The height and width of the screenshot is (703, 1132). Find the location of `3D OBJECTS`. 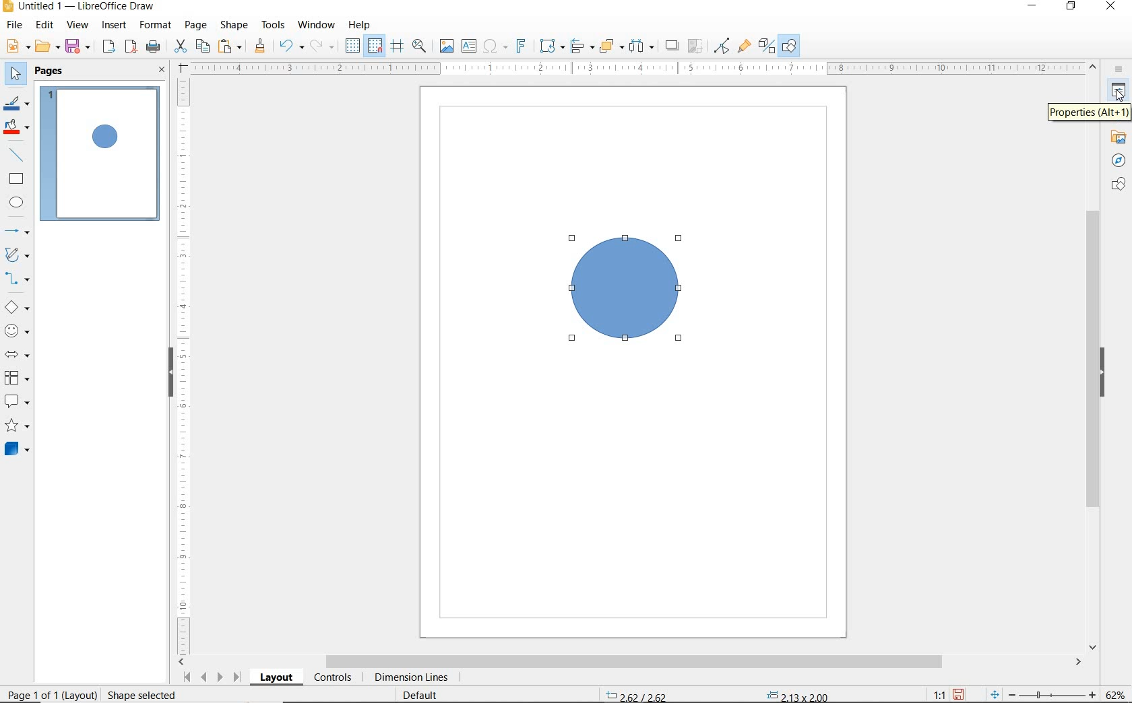

3D OBJECTS is located at coordinates (19, 450).